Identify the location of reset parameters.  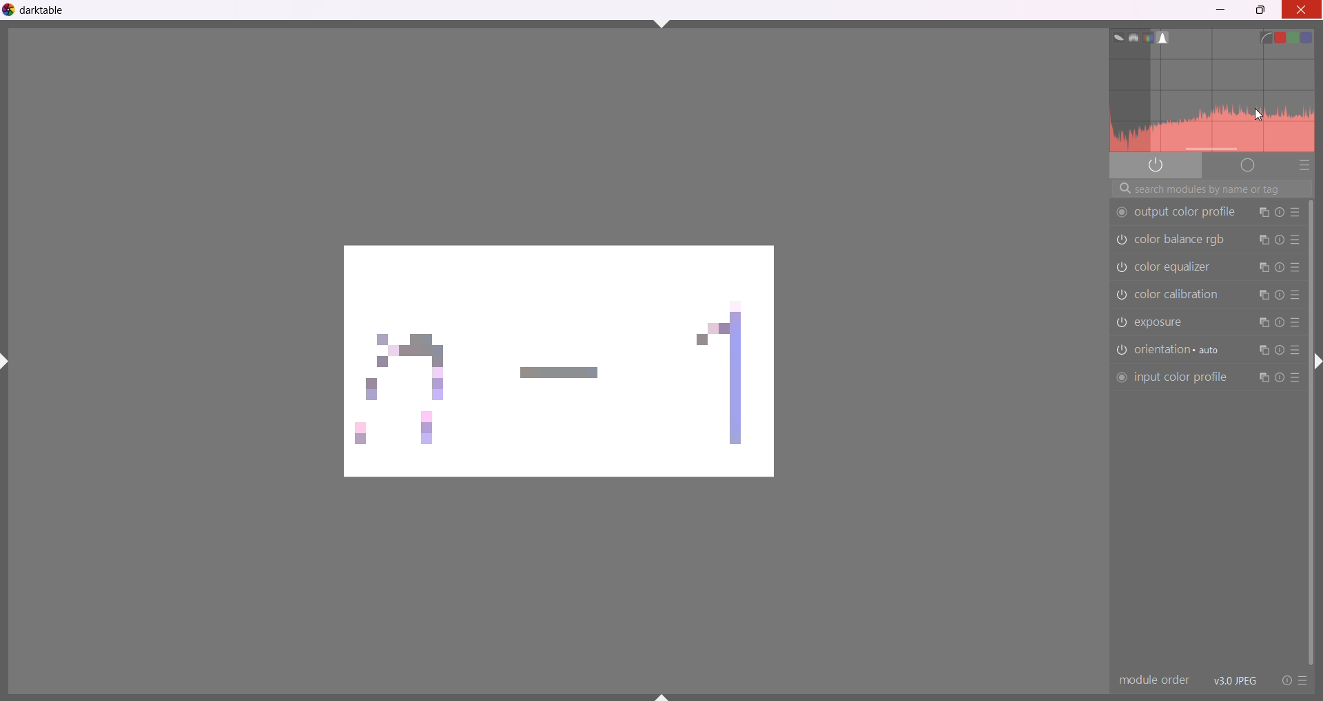
(1280, 241).